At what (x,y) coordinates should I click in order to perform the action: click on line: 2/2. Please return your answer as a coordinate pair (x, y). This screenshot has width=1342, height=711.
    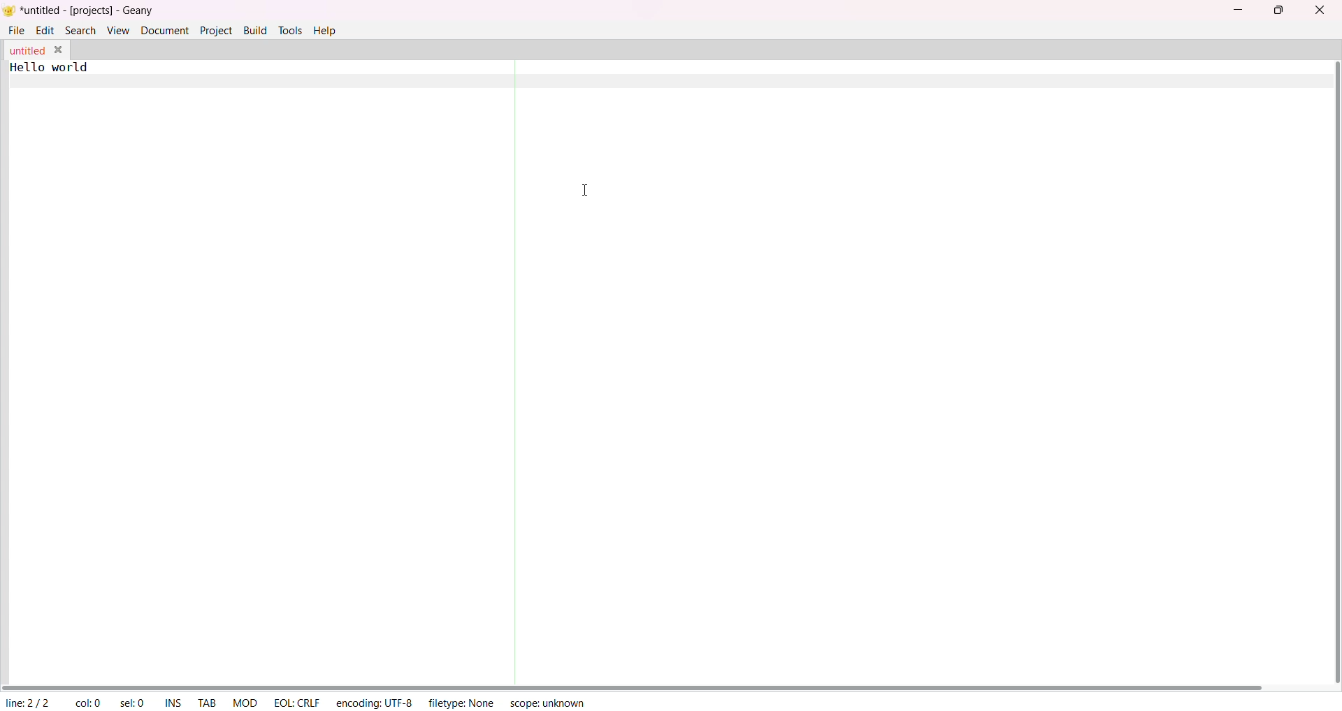
    Looking at the image, I should click on (27, 703).